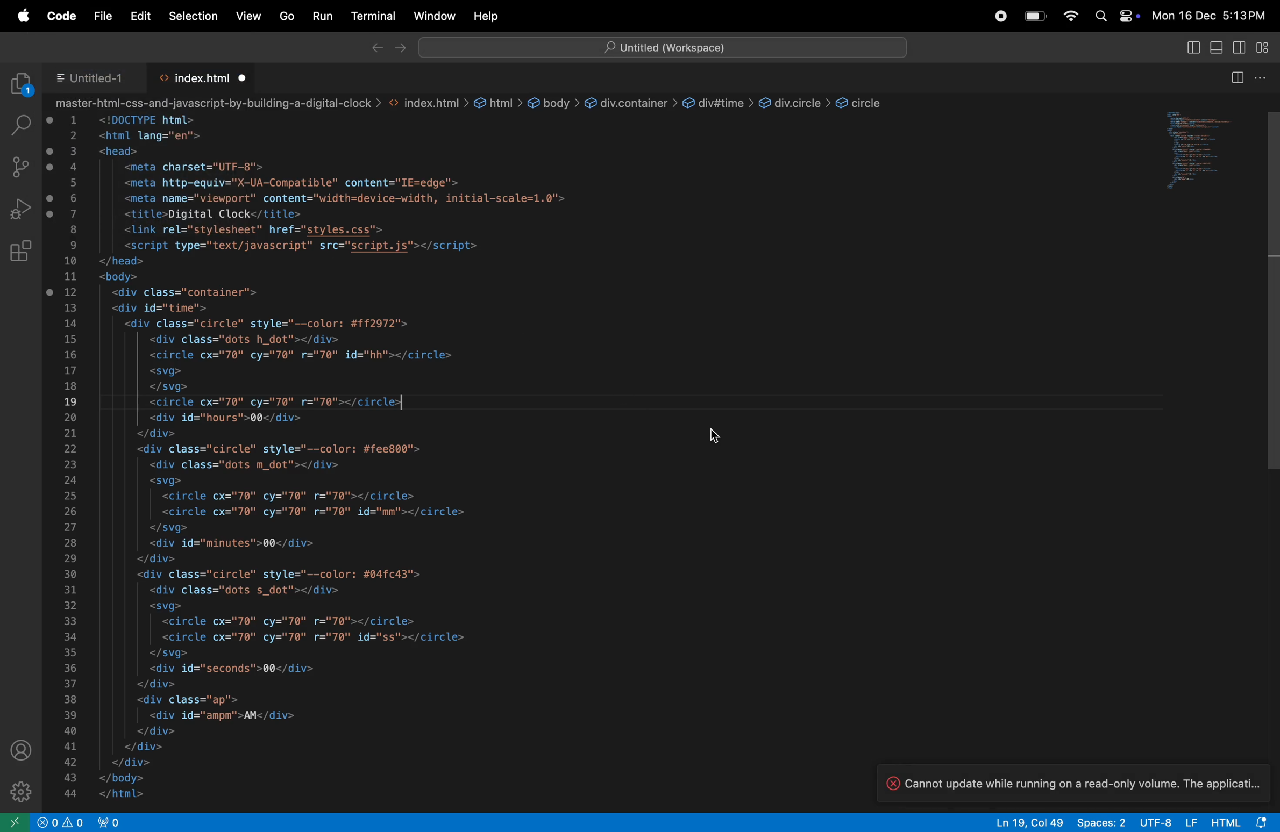  What do you see at coordinates (166, 371) in the screenshot?
I see `| <svg>` at bounding box center [166, 371].